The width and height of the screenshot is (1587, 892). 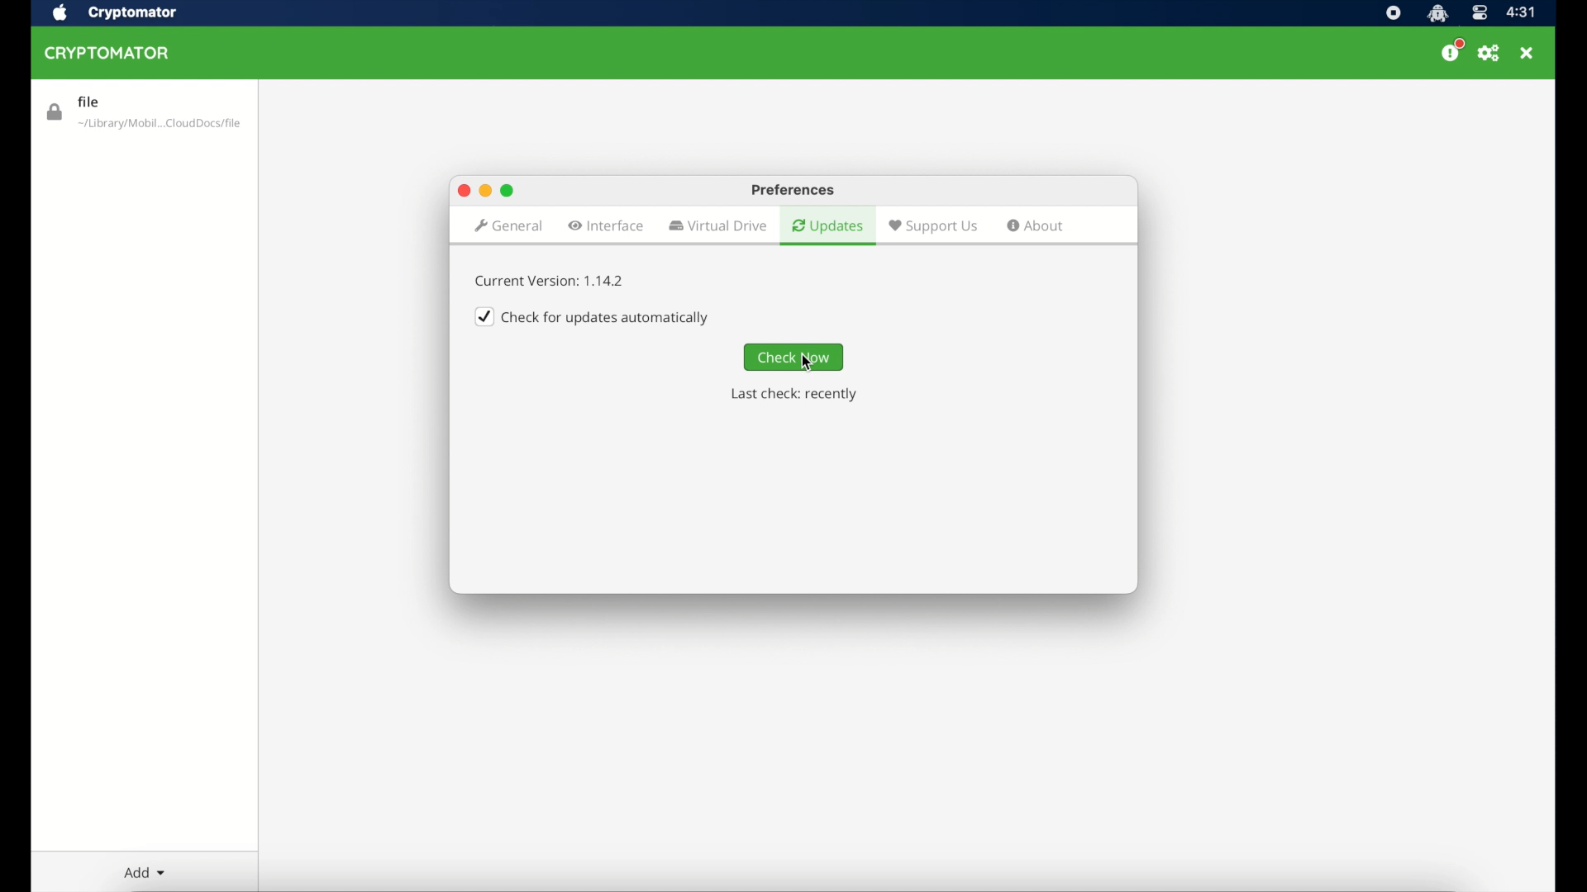 What do you see at coordinates (593, 316) in the screenshot?
I see `checkbox` at bounding box center [593, 316].